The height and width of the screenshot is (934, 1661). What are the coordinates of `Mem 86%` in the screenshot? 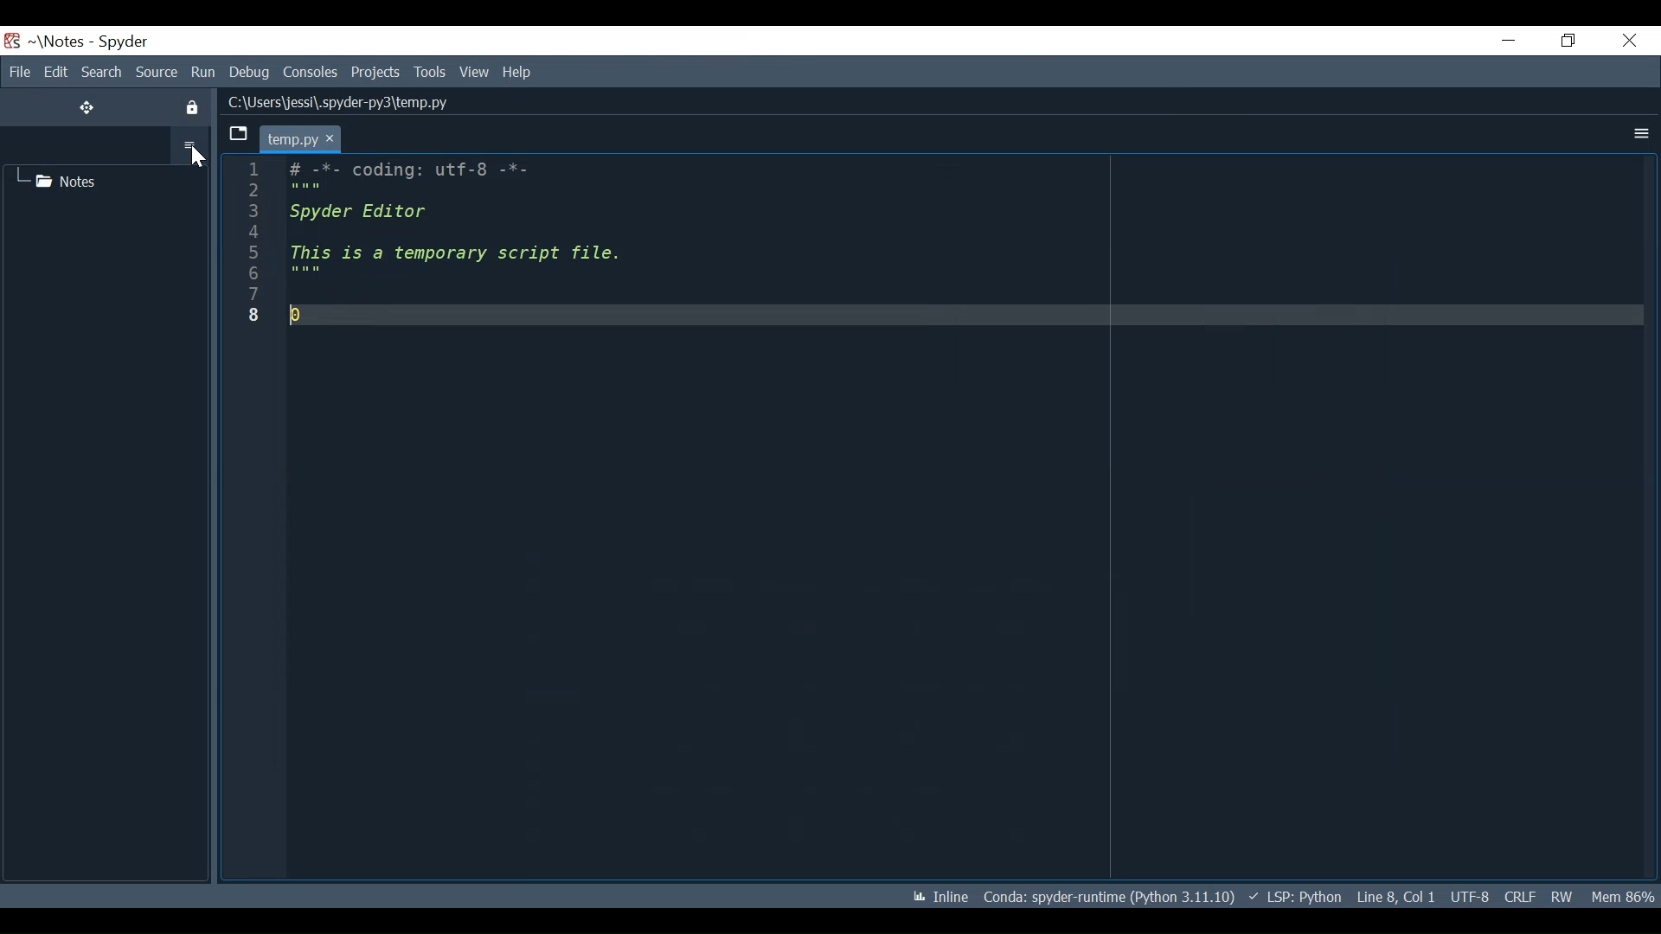 It's located at (1624, 898).